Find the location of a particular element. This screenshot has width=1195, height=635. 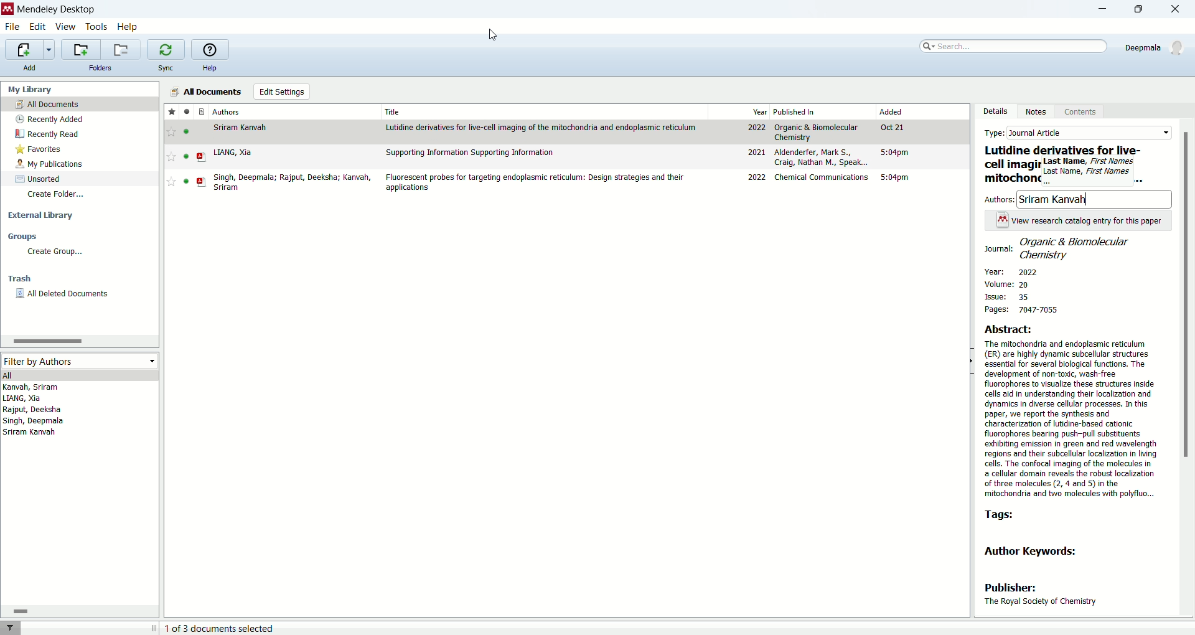

LIANG, Xia is located at coordinates (24, 399).